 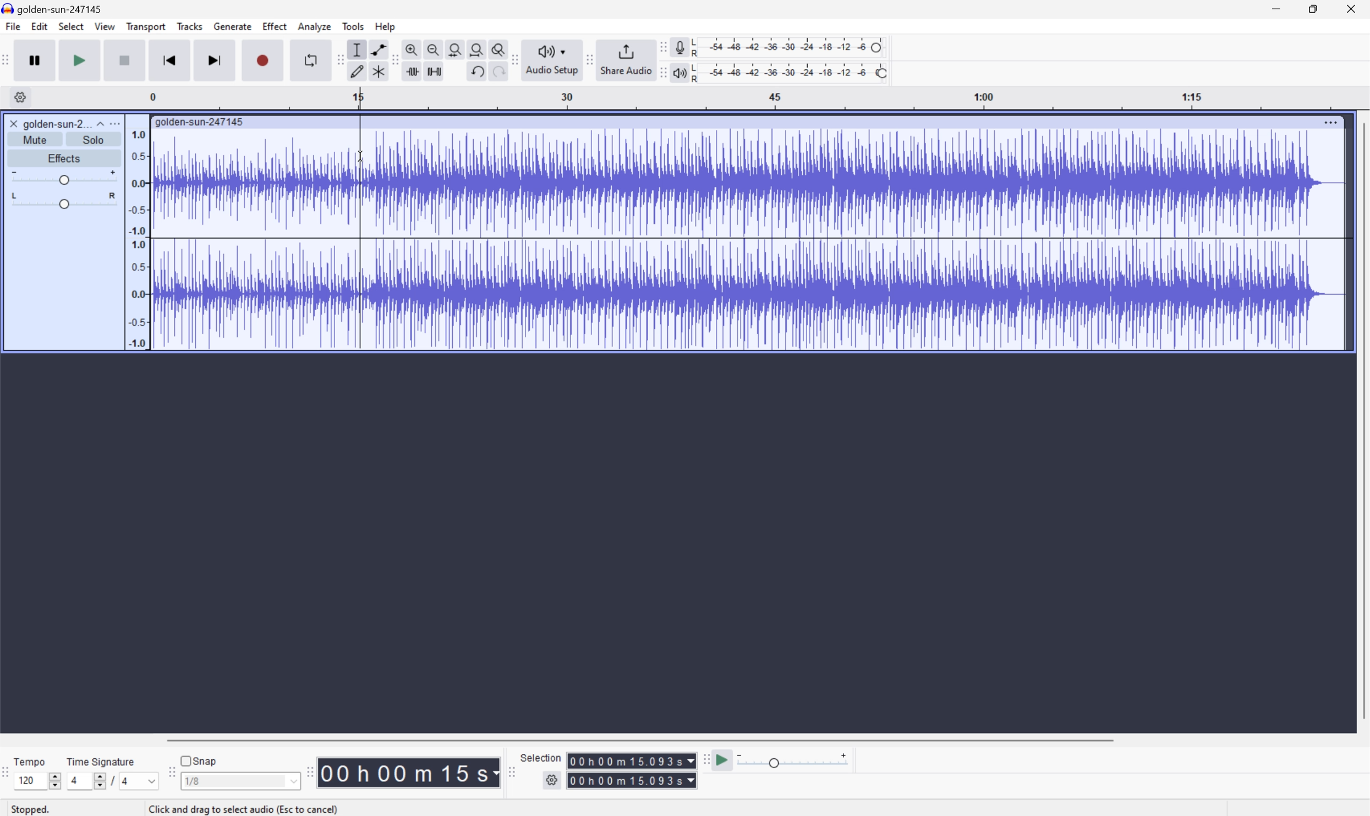 What do you see at coordinates (189, 26) in the screenshot?
I see `Tracks` at bounding box center [189, 26].